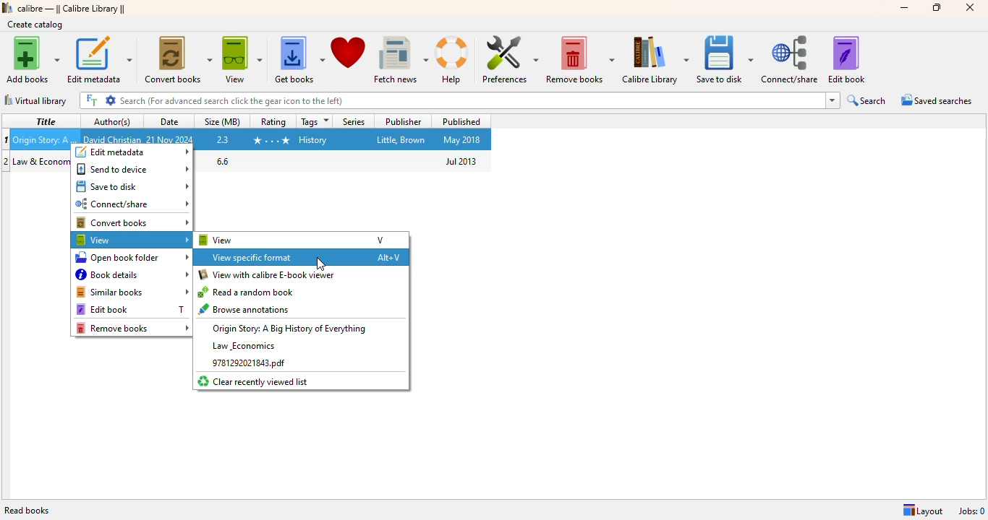  Describe the element at coordinates (725, 60) in the screenshot. I see `save to disk` at that location.